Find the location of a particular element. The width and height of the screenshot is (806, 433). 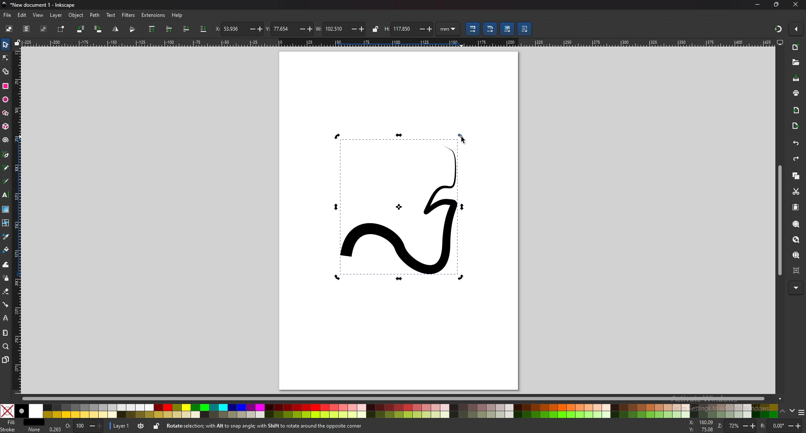

ZOOM is located at coordinates (738, 425).